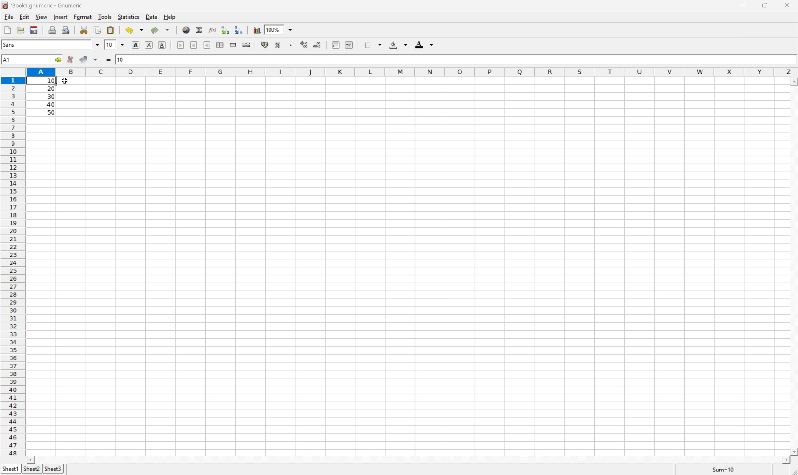 Image resolution: width=798 pixels, height=475 pixels. I want to click on Accept changes, so click(84, 60).